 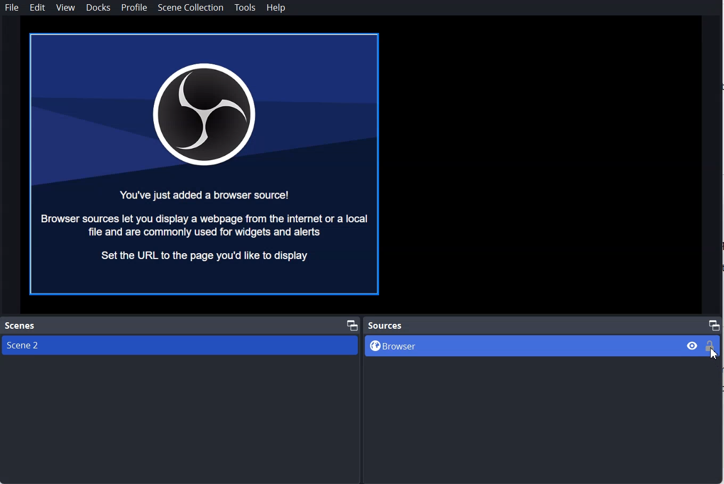 I want to click on File Preview, so click(x=205, y=164).